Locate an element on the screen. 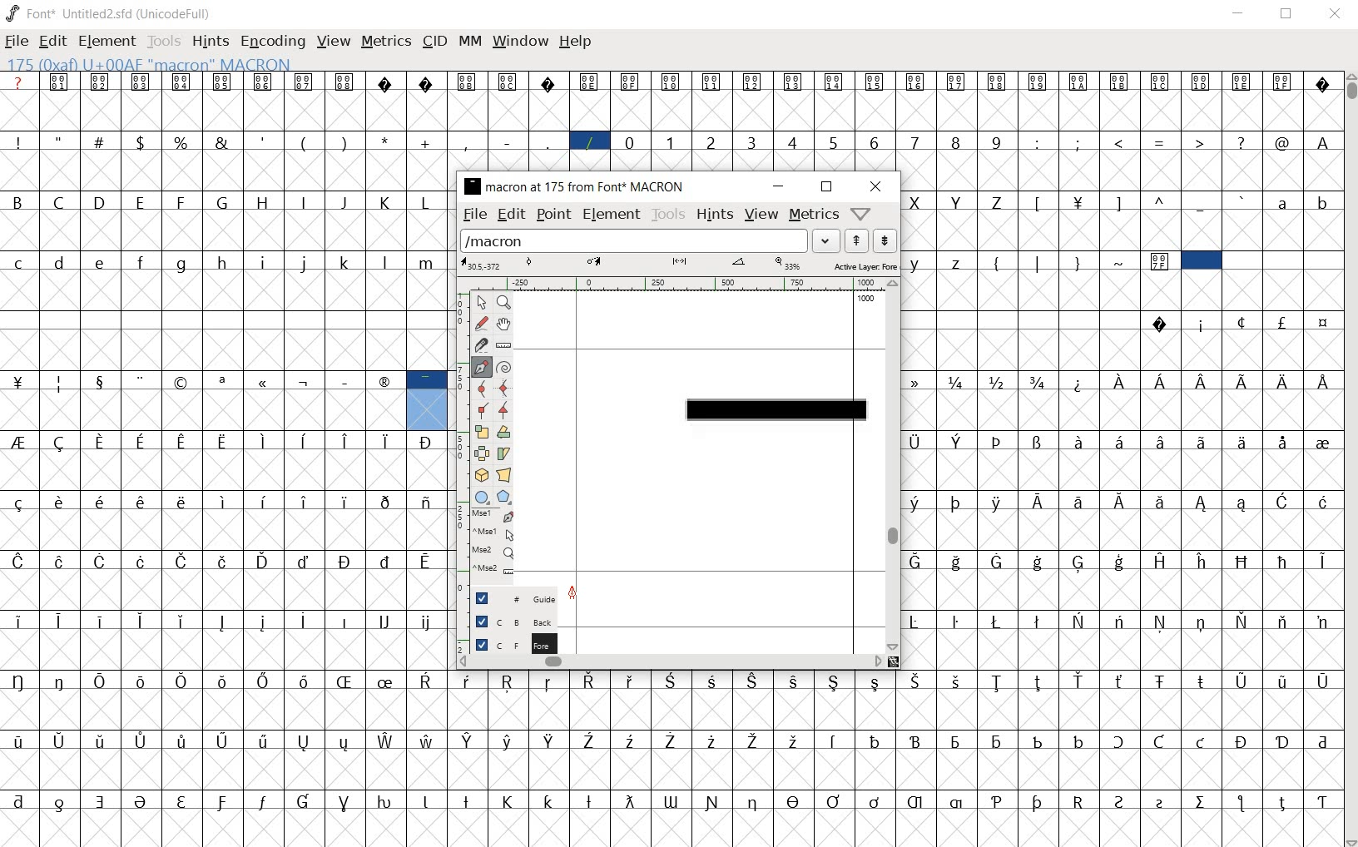 The width and height of the screenshot is (1358, 847). Symbol is located at coordinates (1321, 621).